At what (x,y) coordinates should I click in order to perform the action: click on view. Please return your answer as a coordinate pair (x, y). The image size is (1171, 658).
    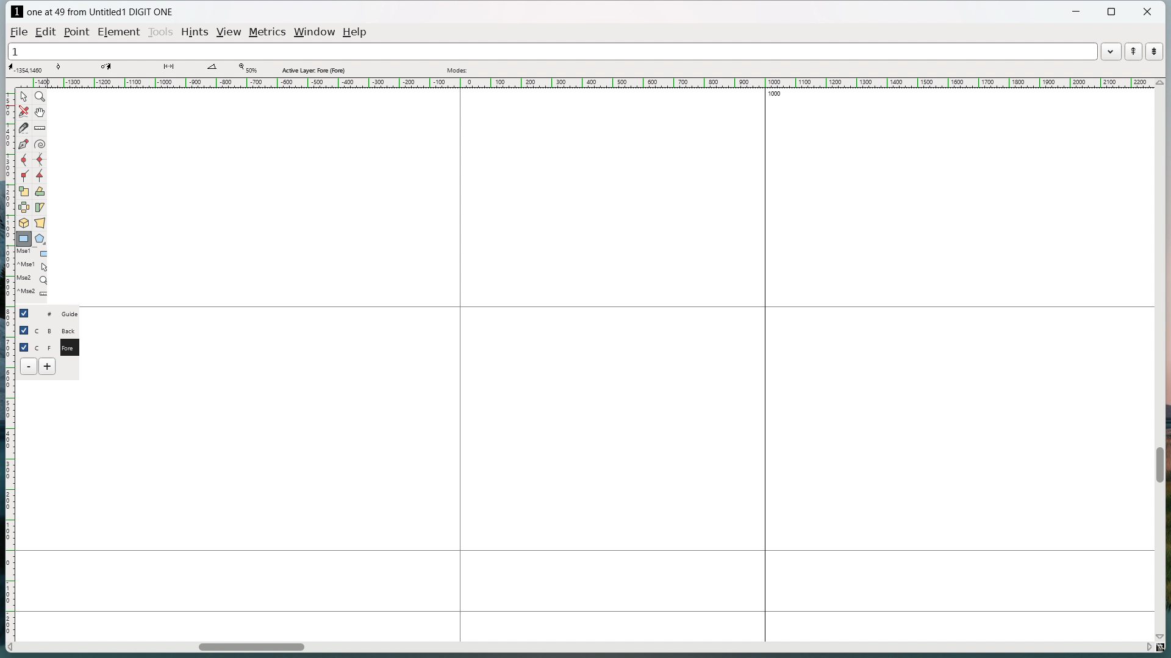
    Looking at the image, I should click on (230, 32).